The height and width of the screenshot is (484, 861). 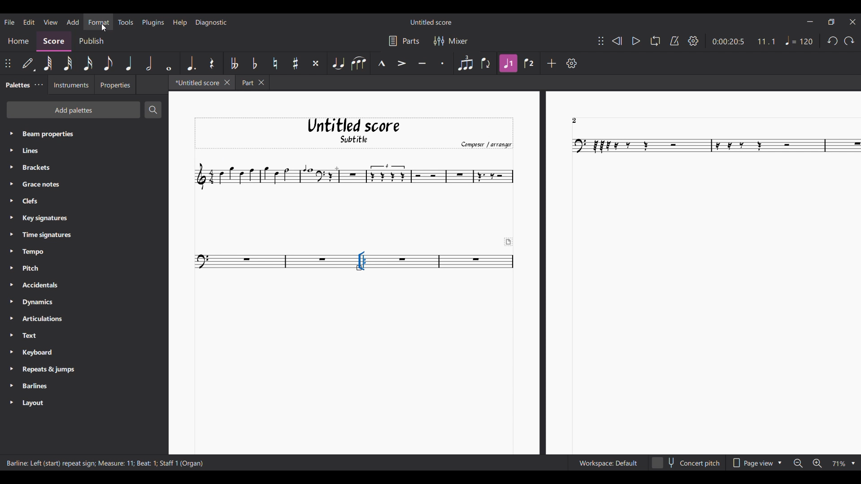 I want to click on Zoom options , so click(x=844, y=464).